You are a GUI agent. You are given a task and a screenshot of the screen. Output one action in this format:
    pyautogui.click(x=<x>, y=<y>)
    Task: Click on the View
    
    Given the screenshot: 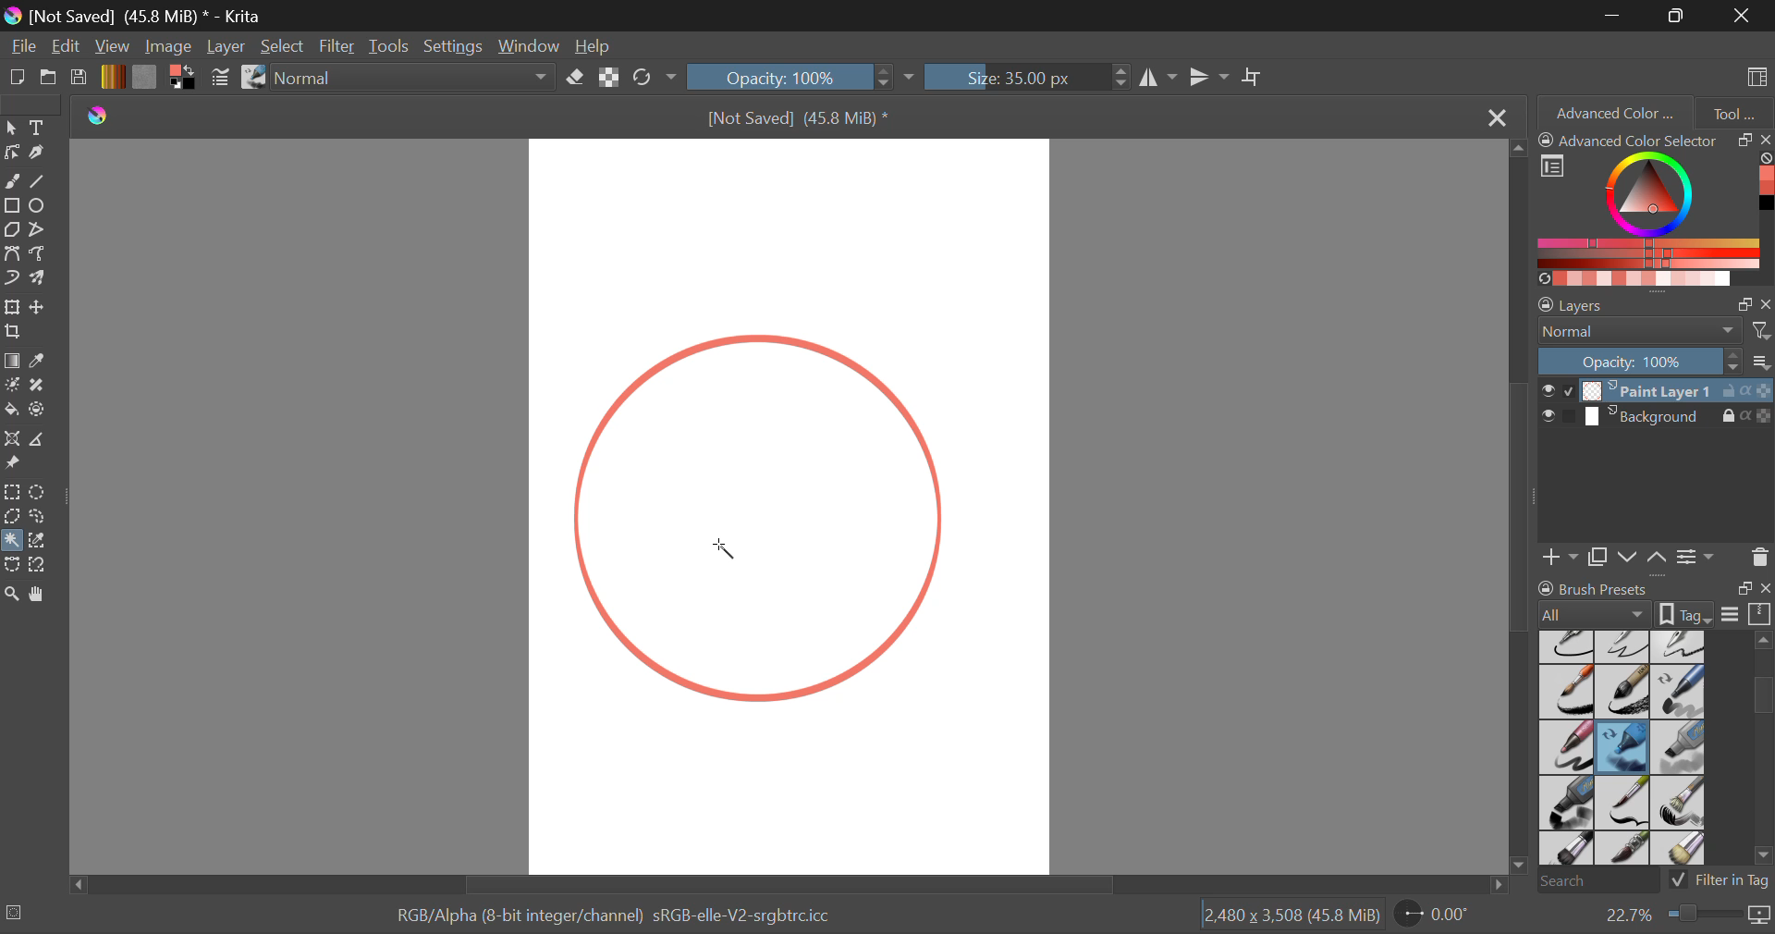 What is the action you would take?
    pyautogui.click(x=115, y=47)
    